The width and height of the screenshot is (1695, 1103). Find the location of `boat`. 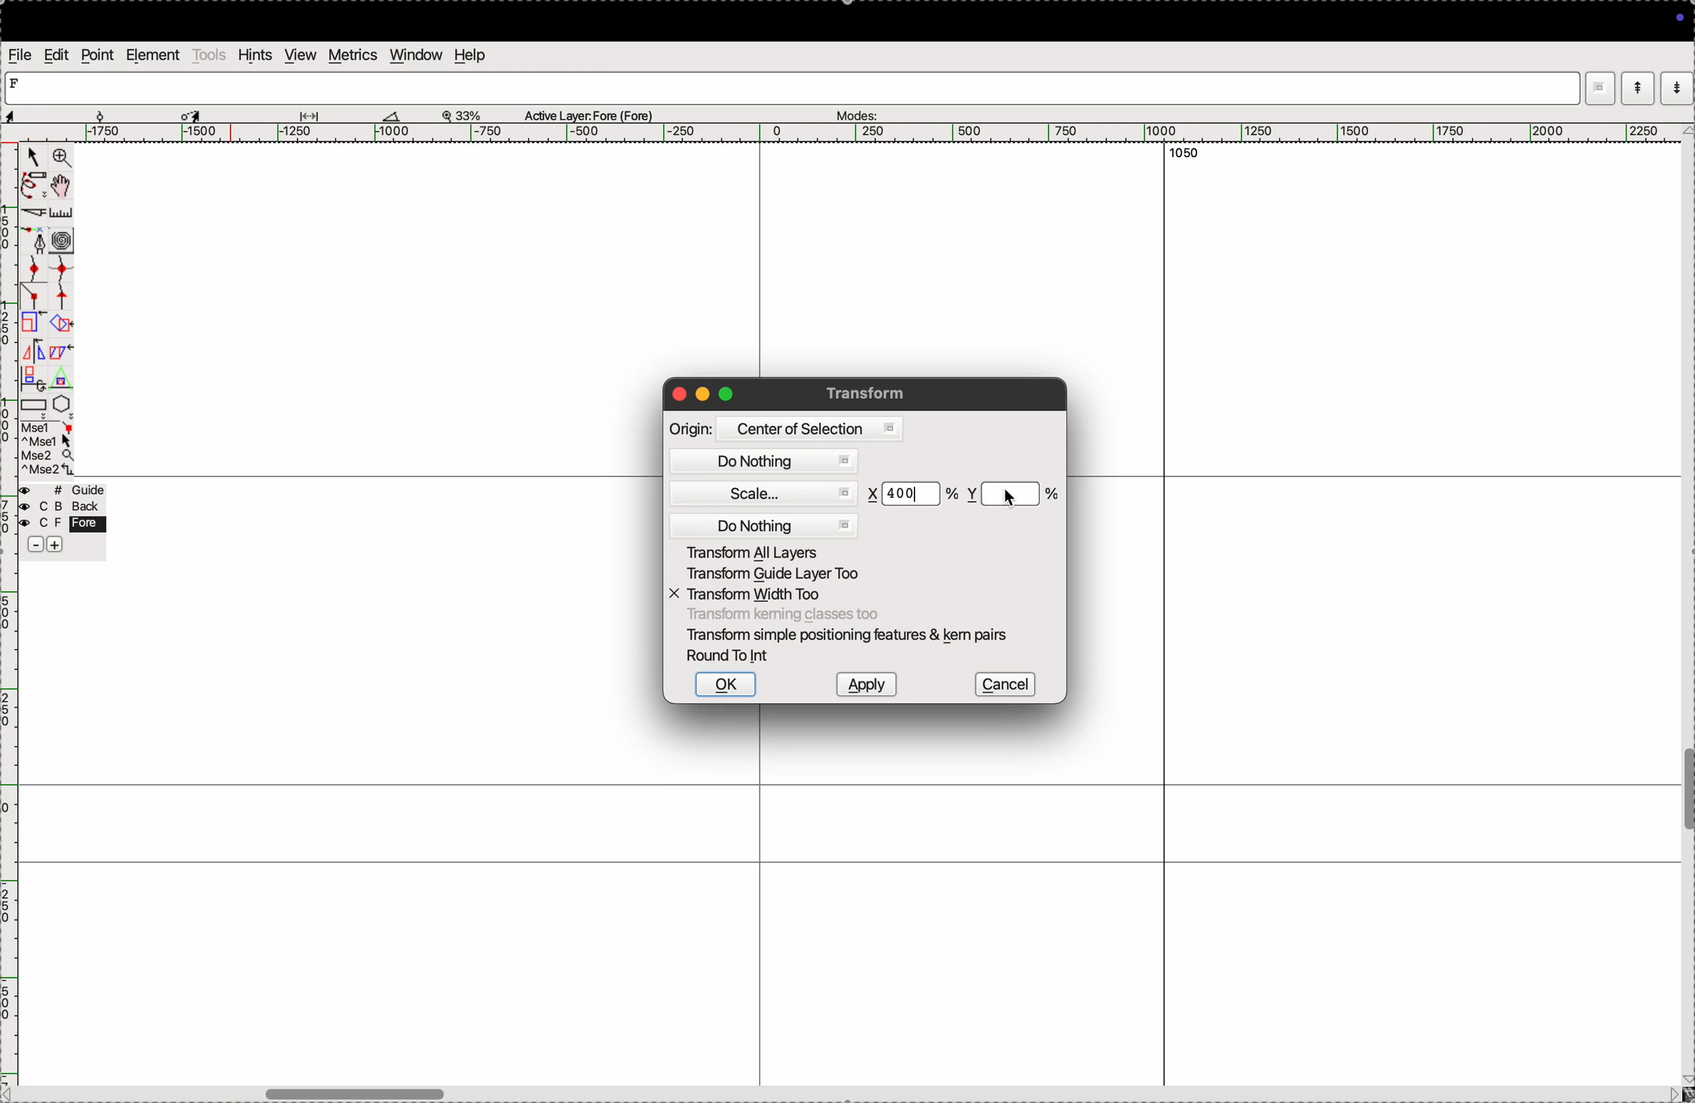

boat is located at coordinates (397, 115).